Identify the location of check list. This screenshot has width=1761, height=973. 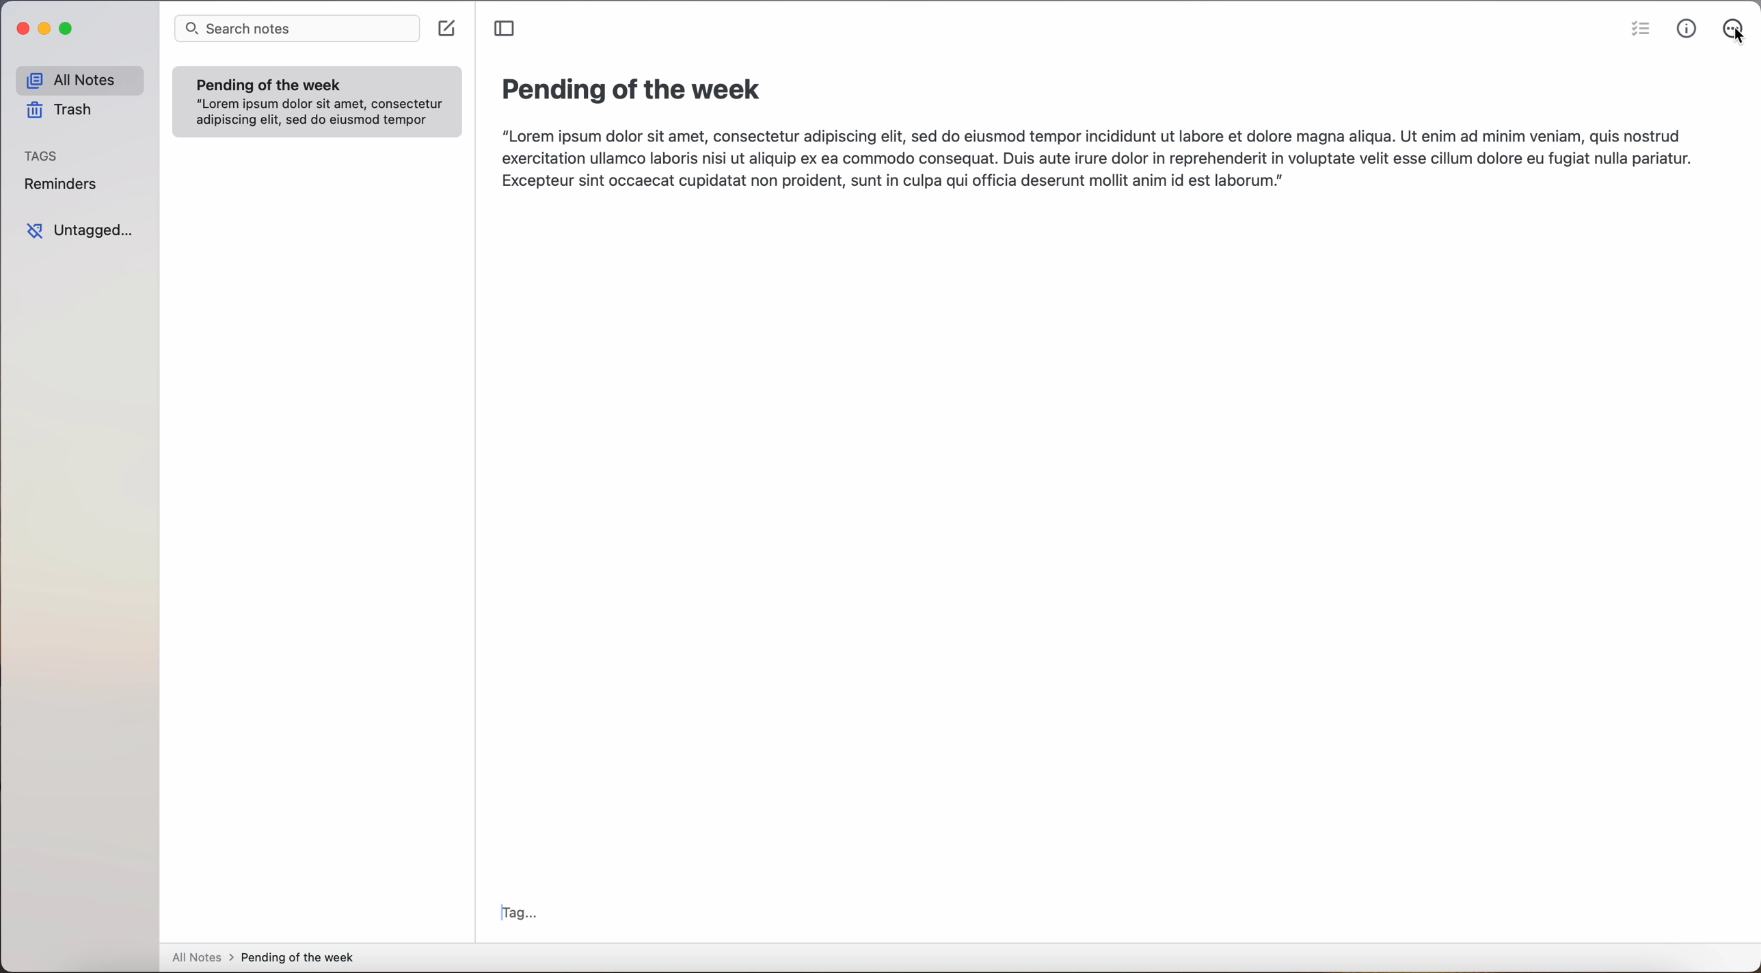
(1640, 29).